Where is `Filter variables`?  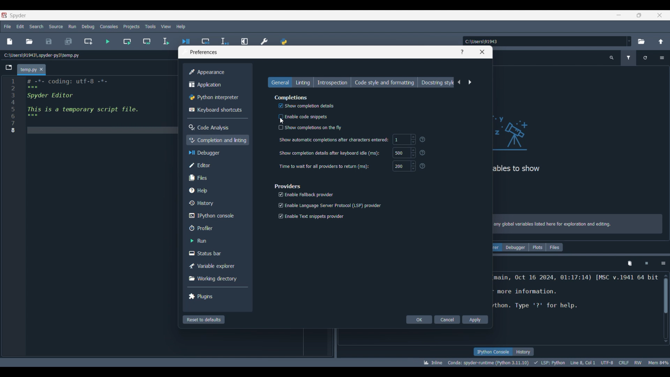 Filter variables is located at coordinates (629, 58).